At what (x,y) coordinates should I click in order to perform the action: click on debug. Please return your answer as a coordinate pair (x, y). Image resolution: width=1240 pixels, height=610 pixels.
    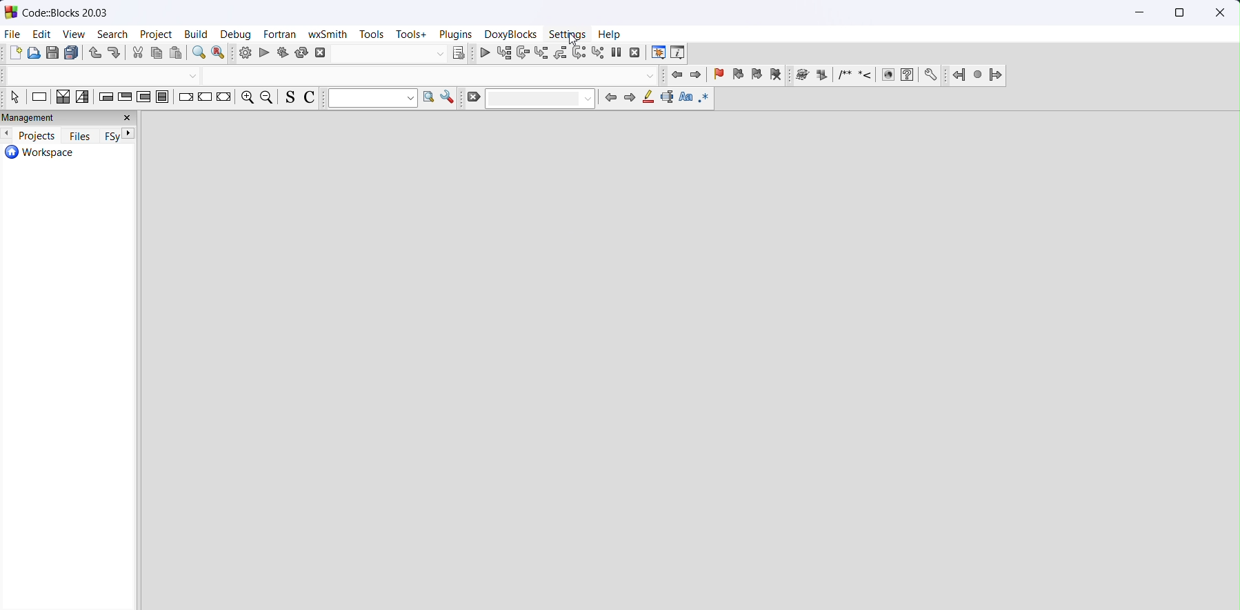
    Looking at the image, I should click on (239, 35).